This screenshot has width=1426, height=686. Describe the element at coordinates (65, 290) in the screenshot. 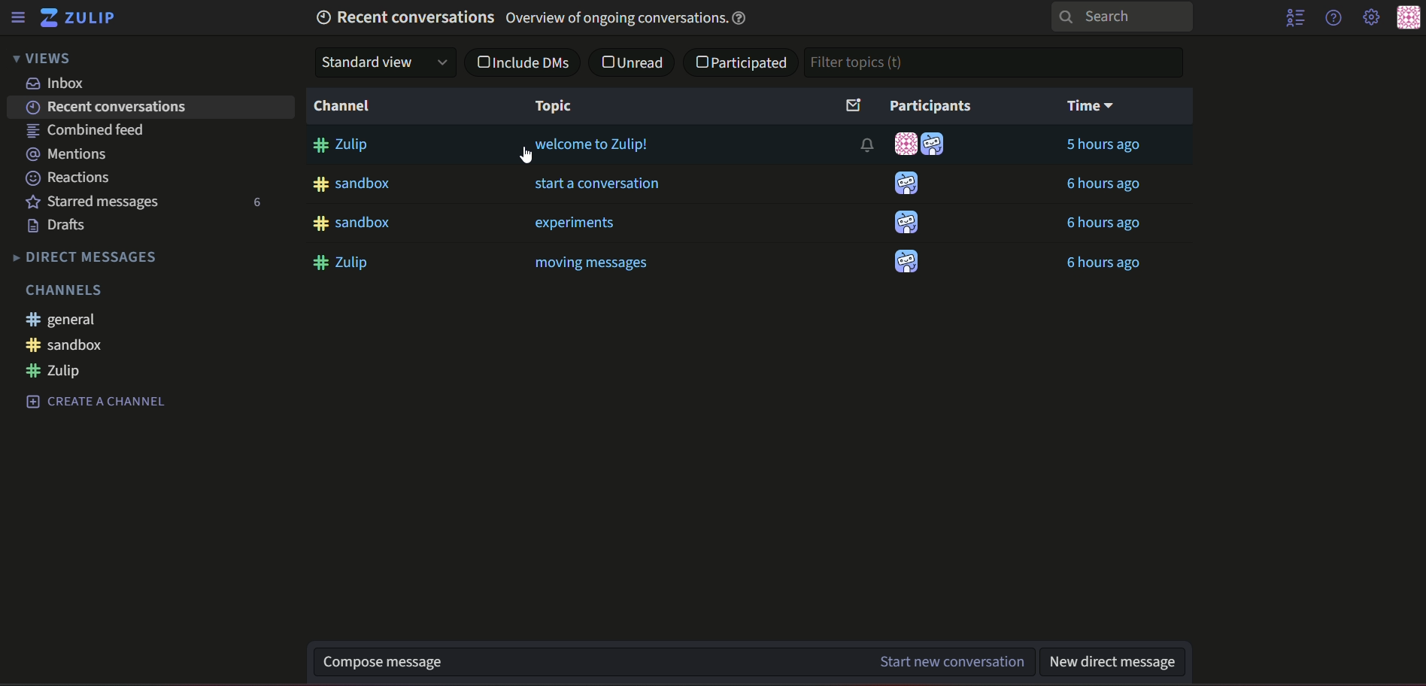

I see `Channels` at that location.